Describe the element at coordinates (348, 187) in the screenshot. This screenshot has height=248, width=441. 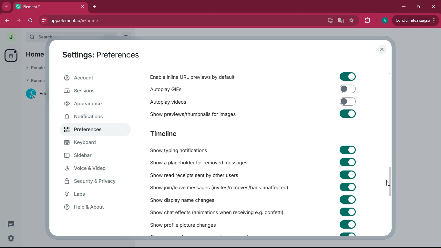
I see `toggle on/off` at that location.